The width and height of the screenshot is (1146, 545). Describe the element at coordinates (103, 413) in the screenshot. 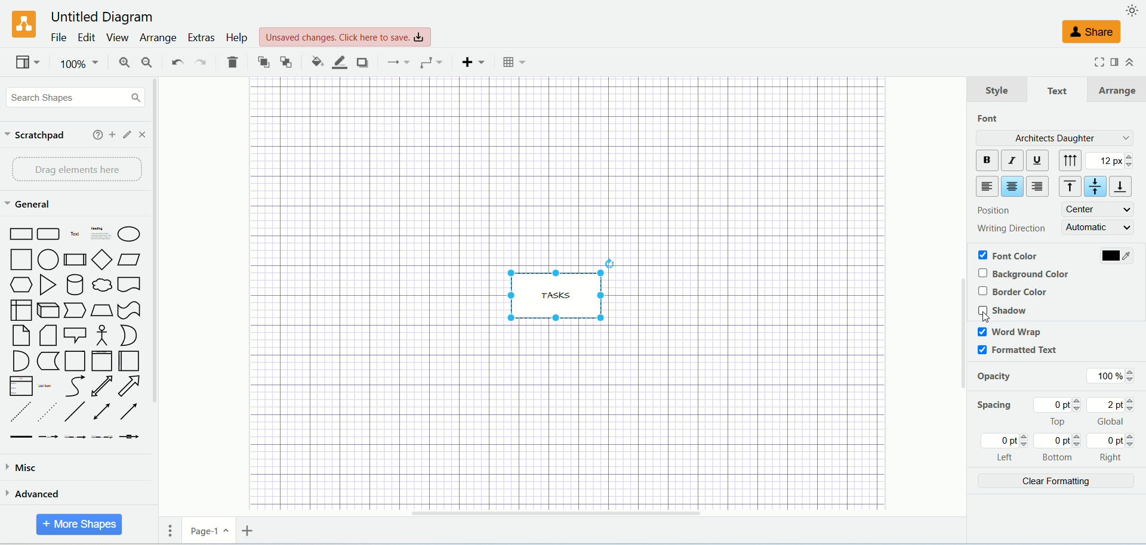

I see `Bidirectional Arrow` at that location.